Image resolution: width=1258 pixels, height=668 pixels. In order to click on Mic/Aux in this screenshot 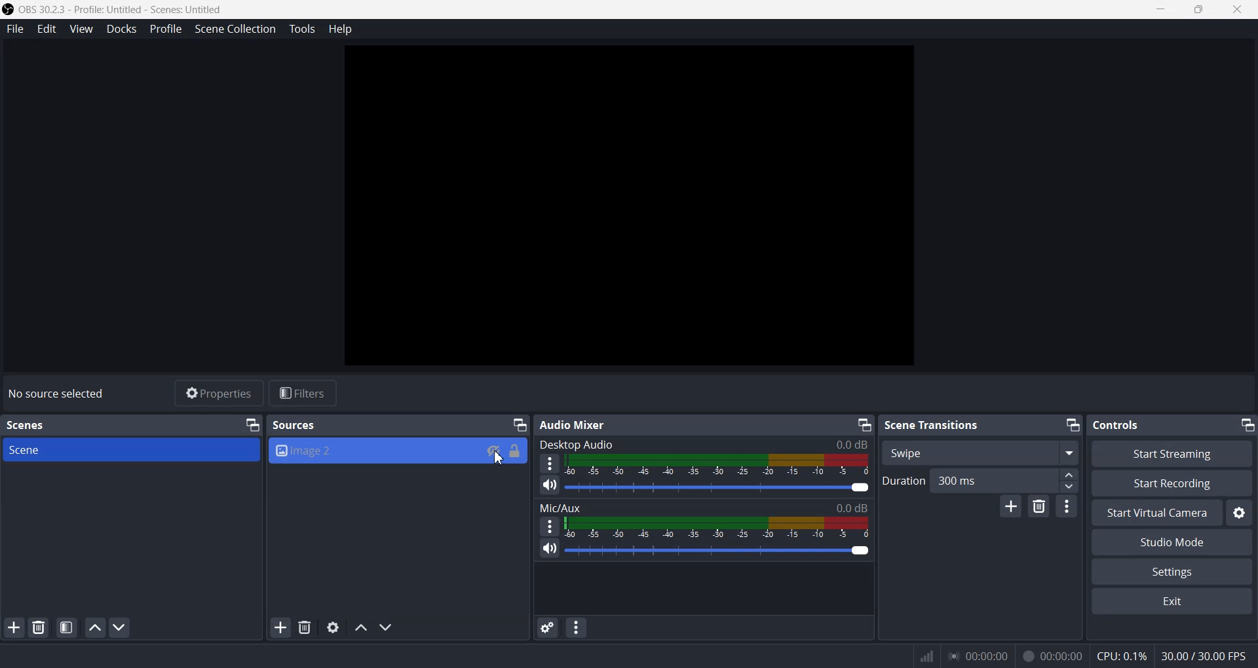, I will do `click(702, 507)`.